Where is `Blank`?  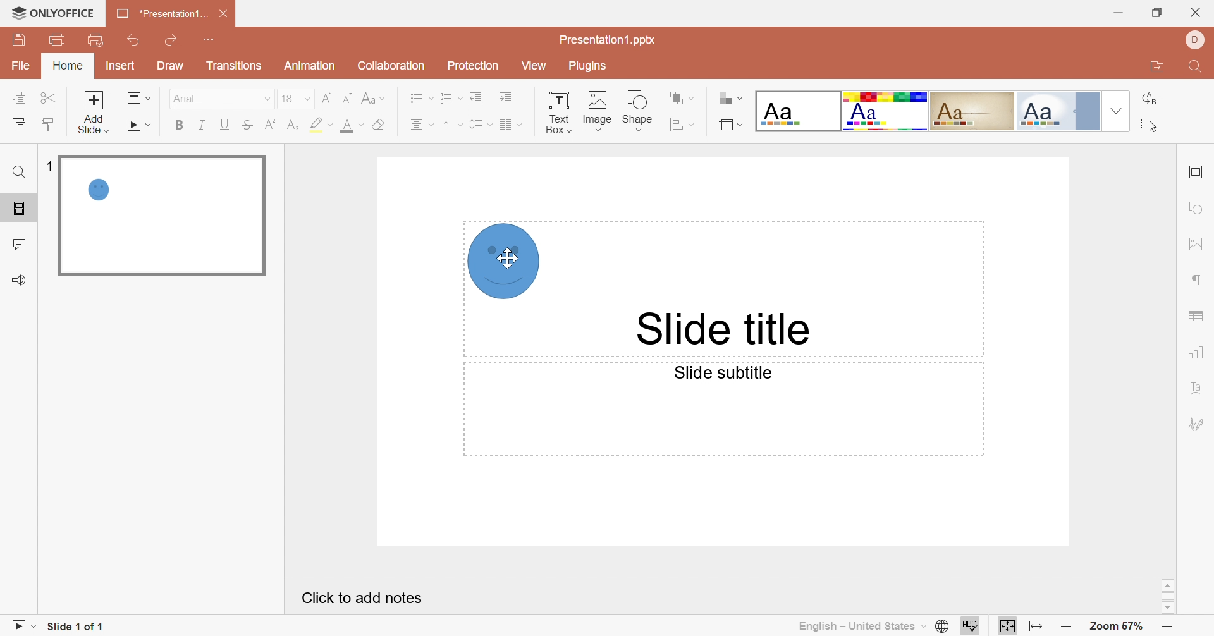
Blank is located at coordinates (798, 111).